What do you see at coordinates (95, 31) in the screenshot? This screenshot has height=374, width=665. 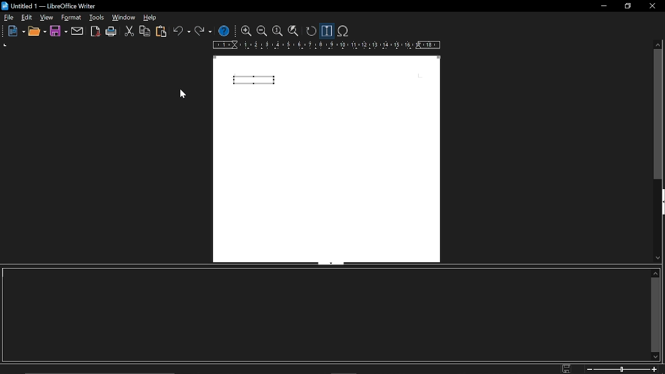 I see `export as pdf` at bounding box center [95, 31].